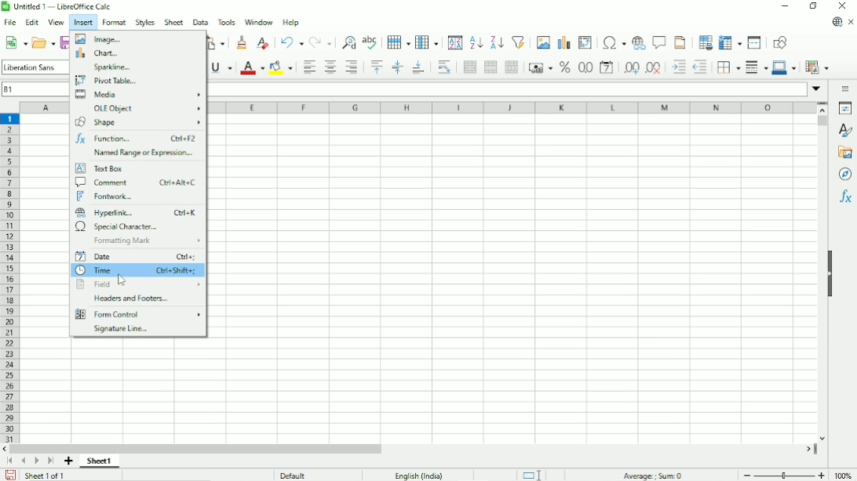  I want to click on Unmerge cells, so click(512, 67).